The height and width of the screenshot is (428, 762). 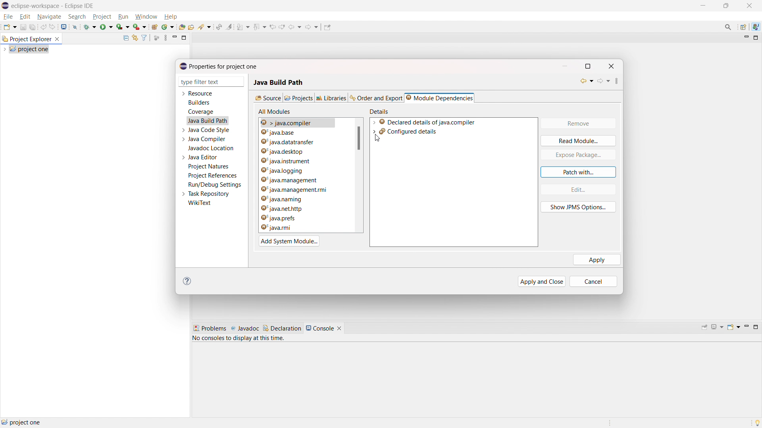 What do you see at coordinates (578, 140) in the screenshot?
I see `read module` at bounding box center [578, 140].